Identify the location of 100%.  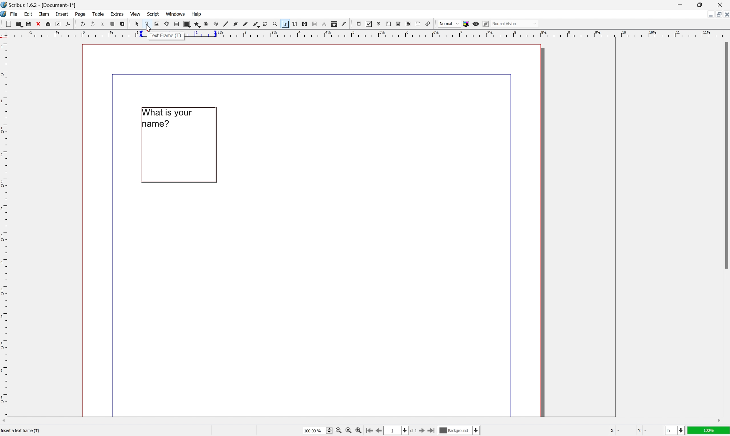
(709, 432).